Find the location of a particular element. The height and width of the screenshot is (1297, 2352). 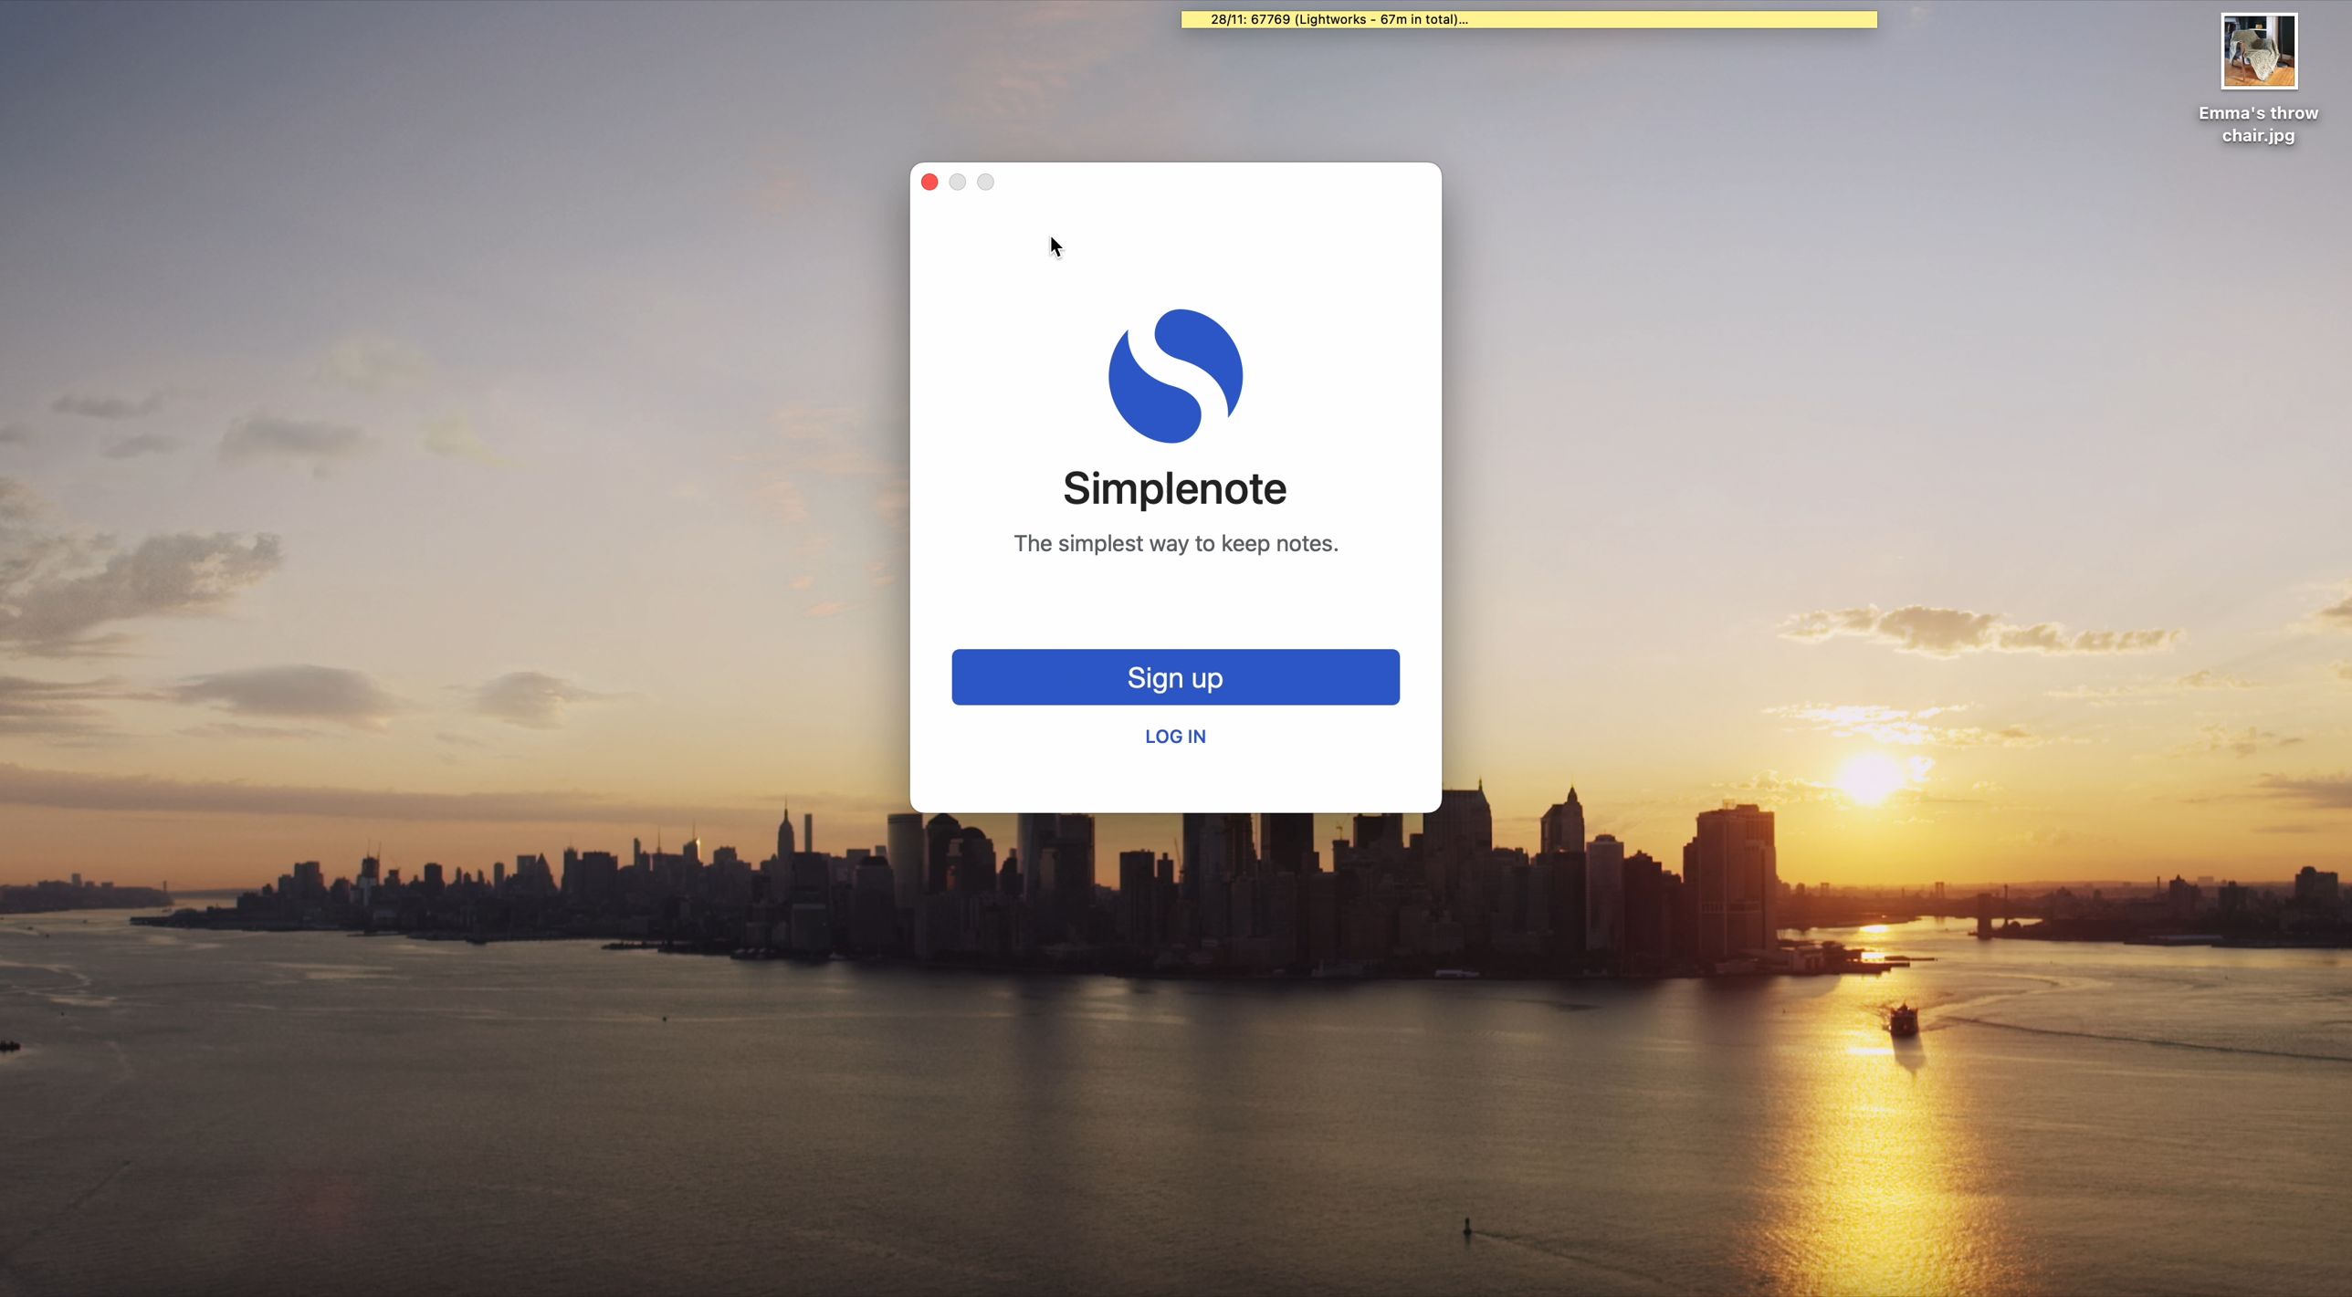

Simplenote logo is located at coordinates (1179, 379).